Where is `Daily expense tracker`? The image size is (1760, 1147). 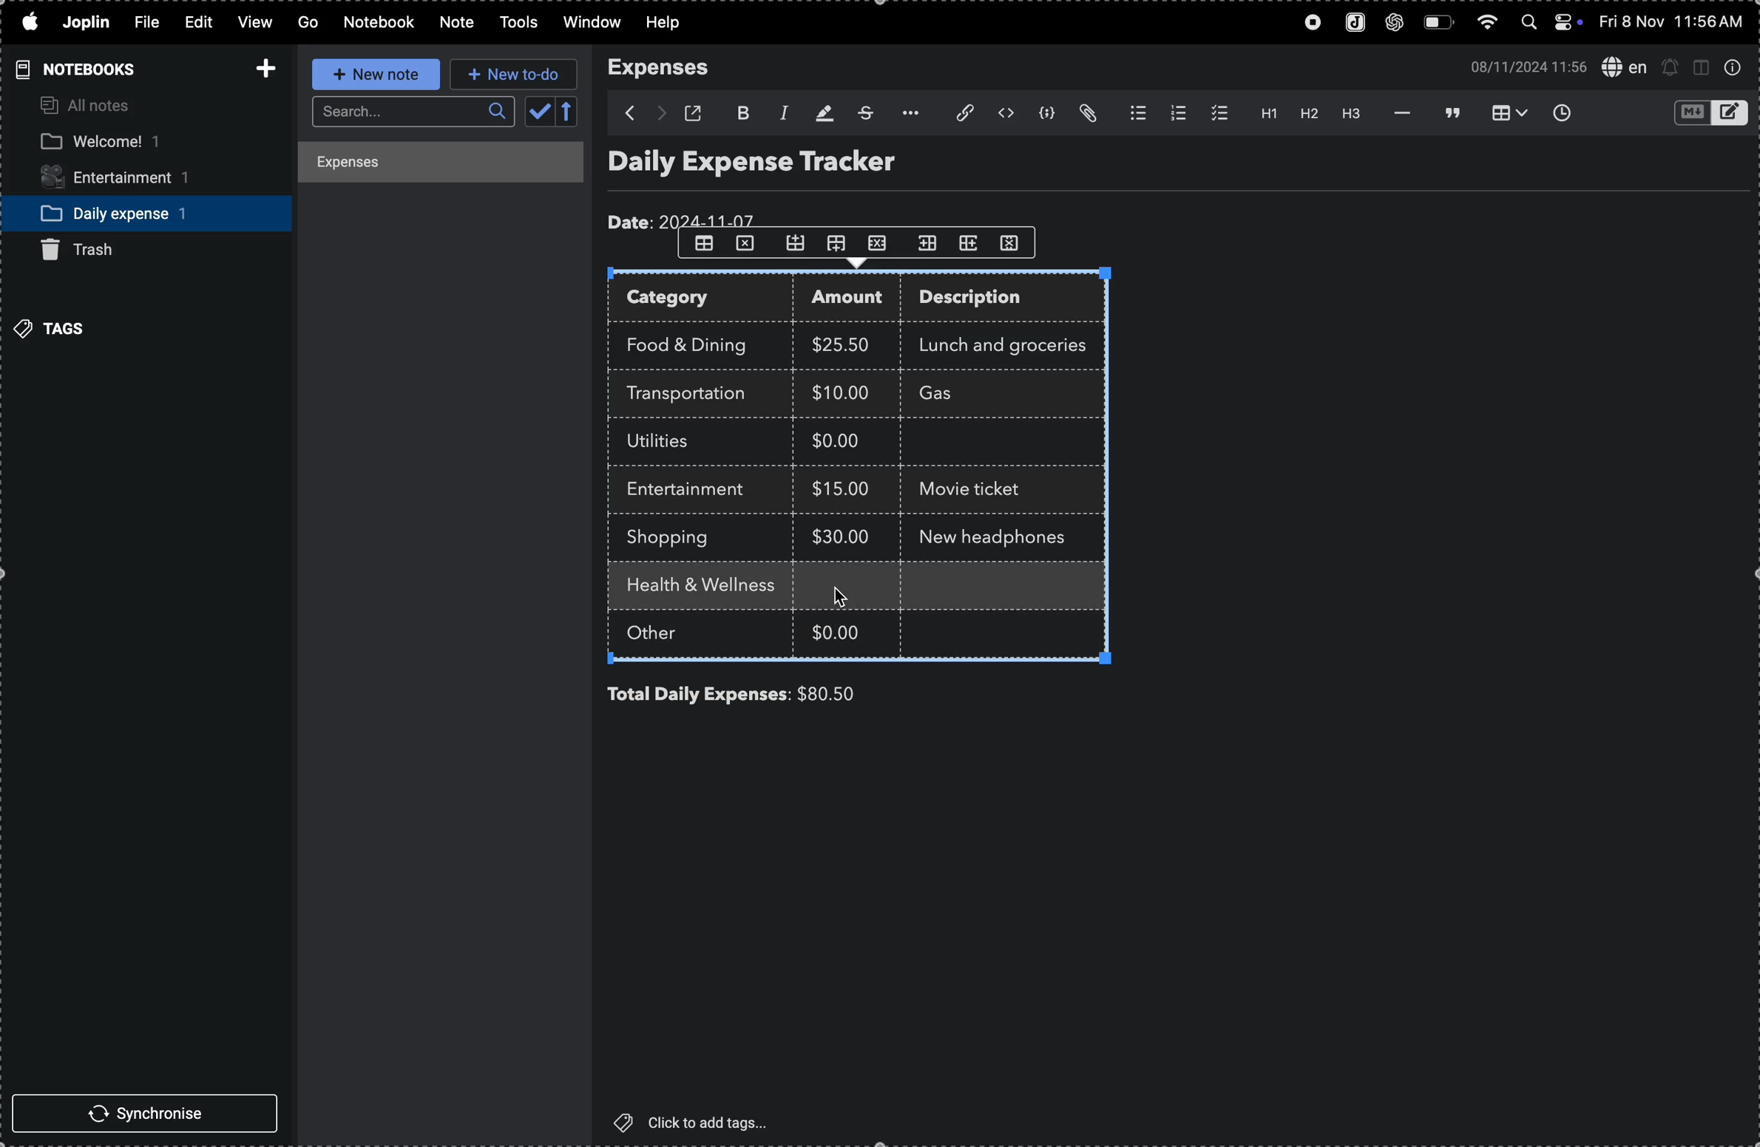 Daily expense tracker is located at coordinates (780, 166).